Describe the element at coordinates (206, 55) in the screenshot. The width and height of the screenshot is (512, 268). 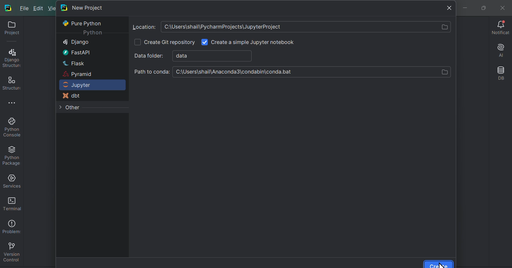
I see `Data folder` at that location.